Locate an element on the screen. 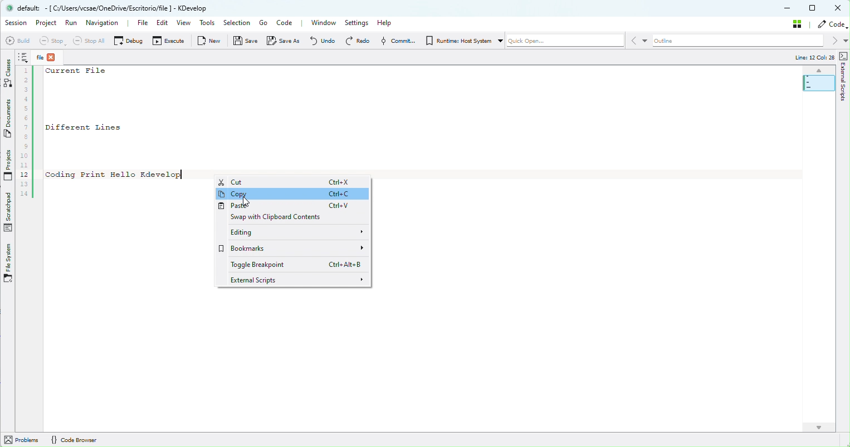  Stop is located at coordinates (56, 40).